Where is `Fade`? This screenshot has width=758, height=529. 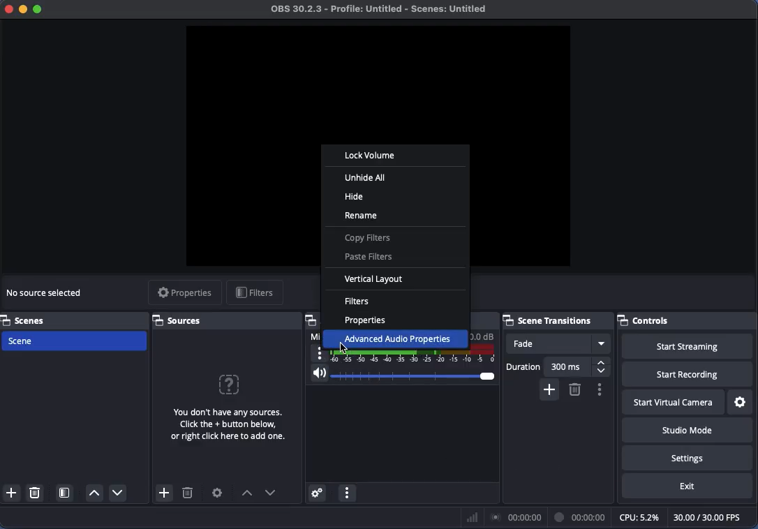
Fade is located at coordinates (558, 343).